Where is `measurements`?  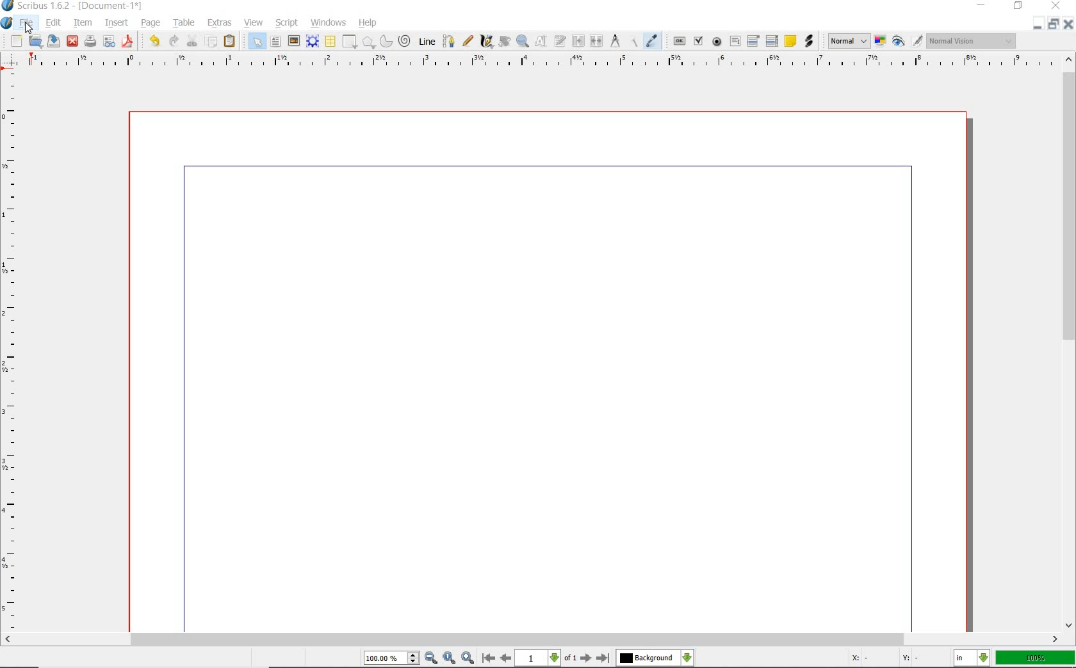 measurements is located at coordinates (617, 42).